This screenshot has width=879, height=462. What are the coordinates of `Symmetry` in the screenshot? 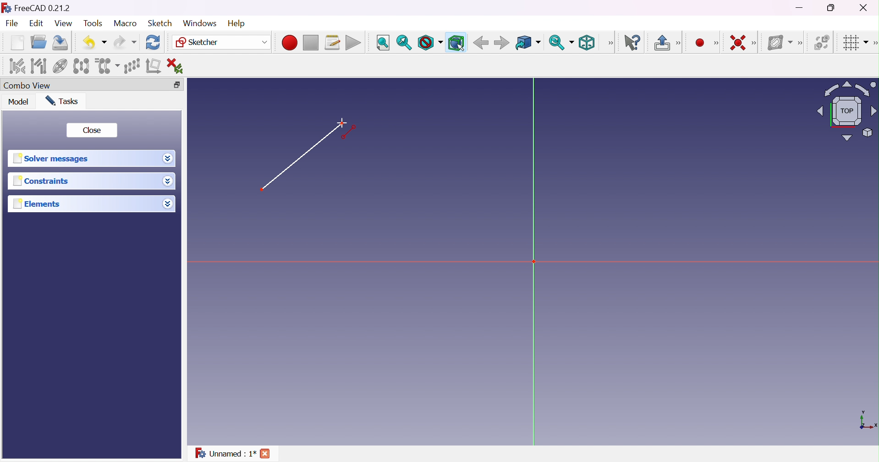 It's located at (81, 66).